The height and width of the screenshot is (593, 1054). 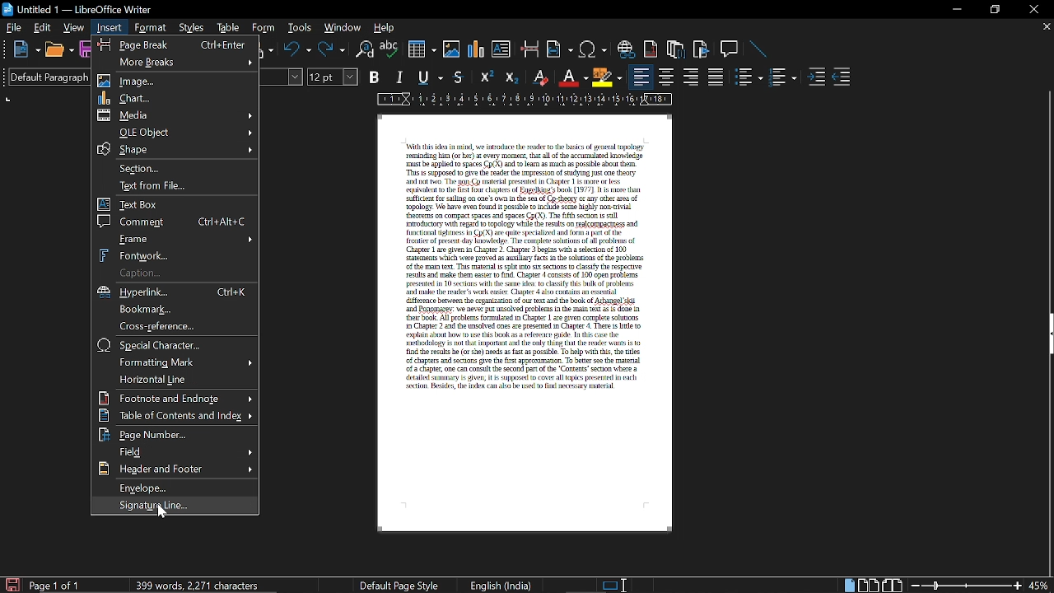 What do you see at coordinates (42, 27) in the screenshot?
I see `edit` at bounding box center [42, 27].